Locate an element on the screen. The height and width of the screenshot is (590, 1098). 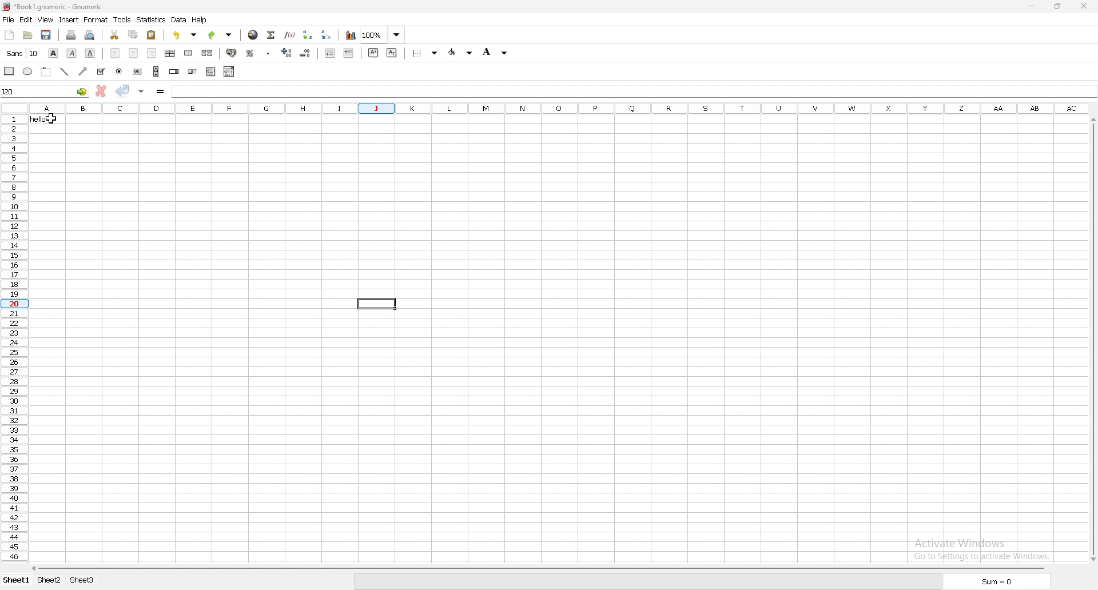
italic is located at coordinates (71, 53).